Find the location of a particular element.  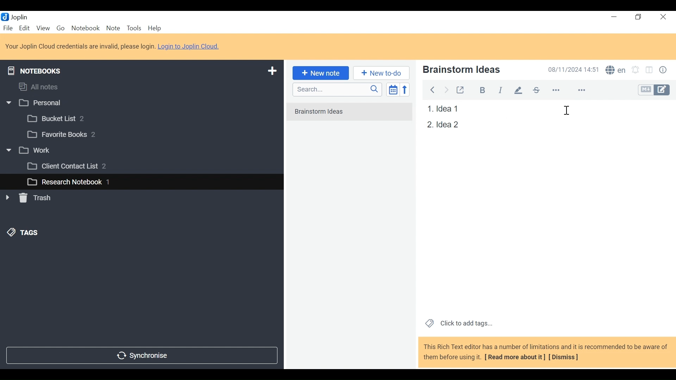

[3 Client Contact List 2 is located at coordinates (77, 168).